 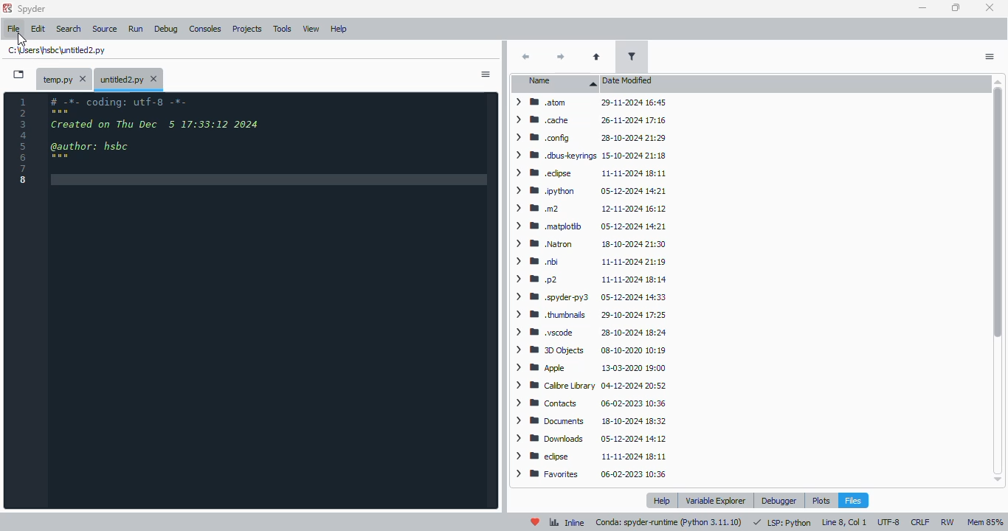 I want to click on > BW matplotib 05-12-2024 14:21, so click(x=588, y=226).